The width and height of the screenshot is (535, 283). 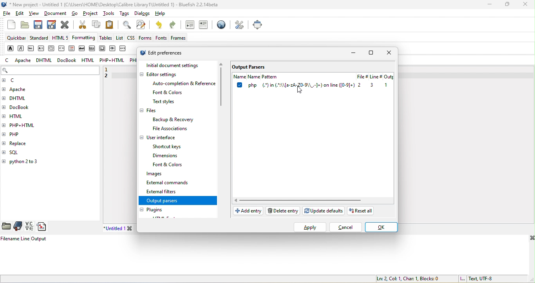 I want to click on forms, so click(x=145, y=38).